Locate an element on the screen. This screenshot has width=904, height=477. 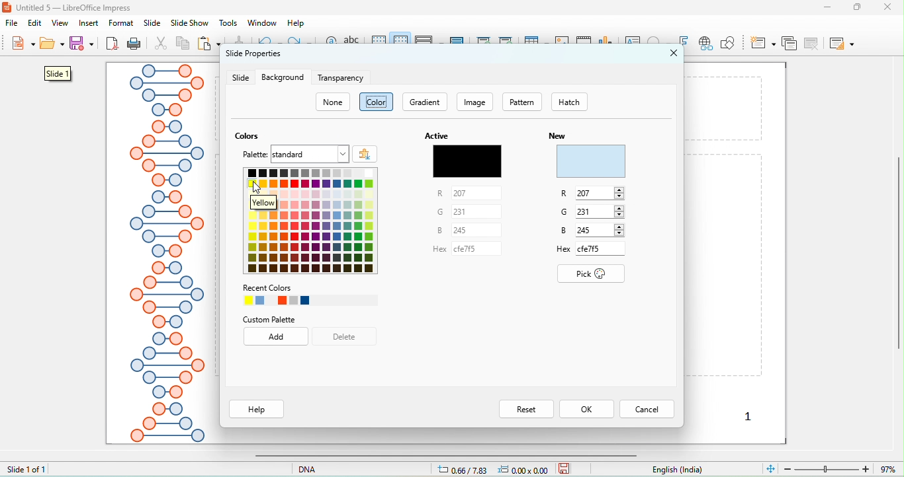
zoom is located at coordinates (842, 468).